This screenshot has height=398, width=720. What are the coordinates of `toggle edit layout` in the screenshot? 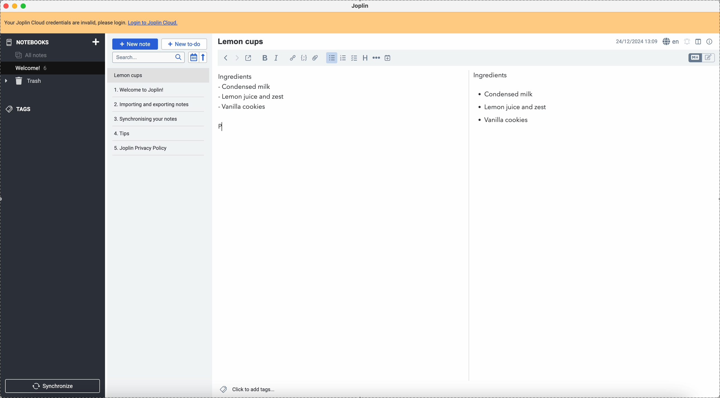 It's located at (709, 58).